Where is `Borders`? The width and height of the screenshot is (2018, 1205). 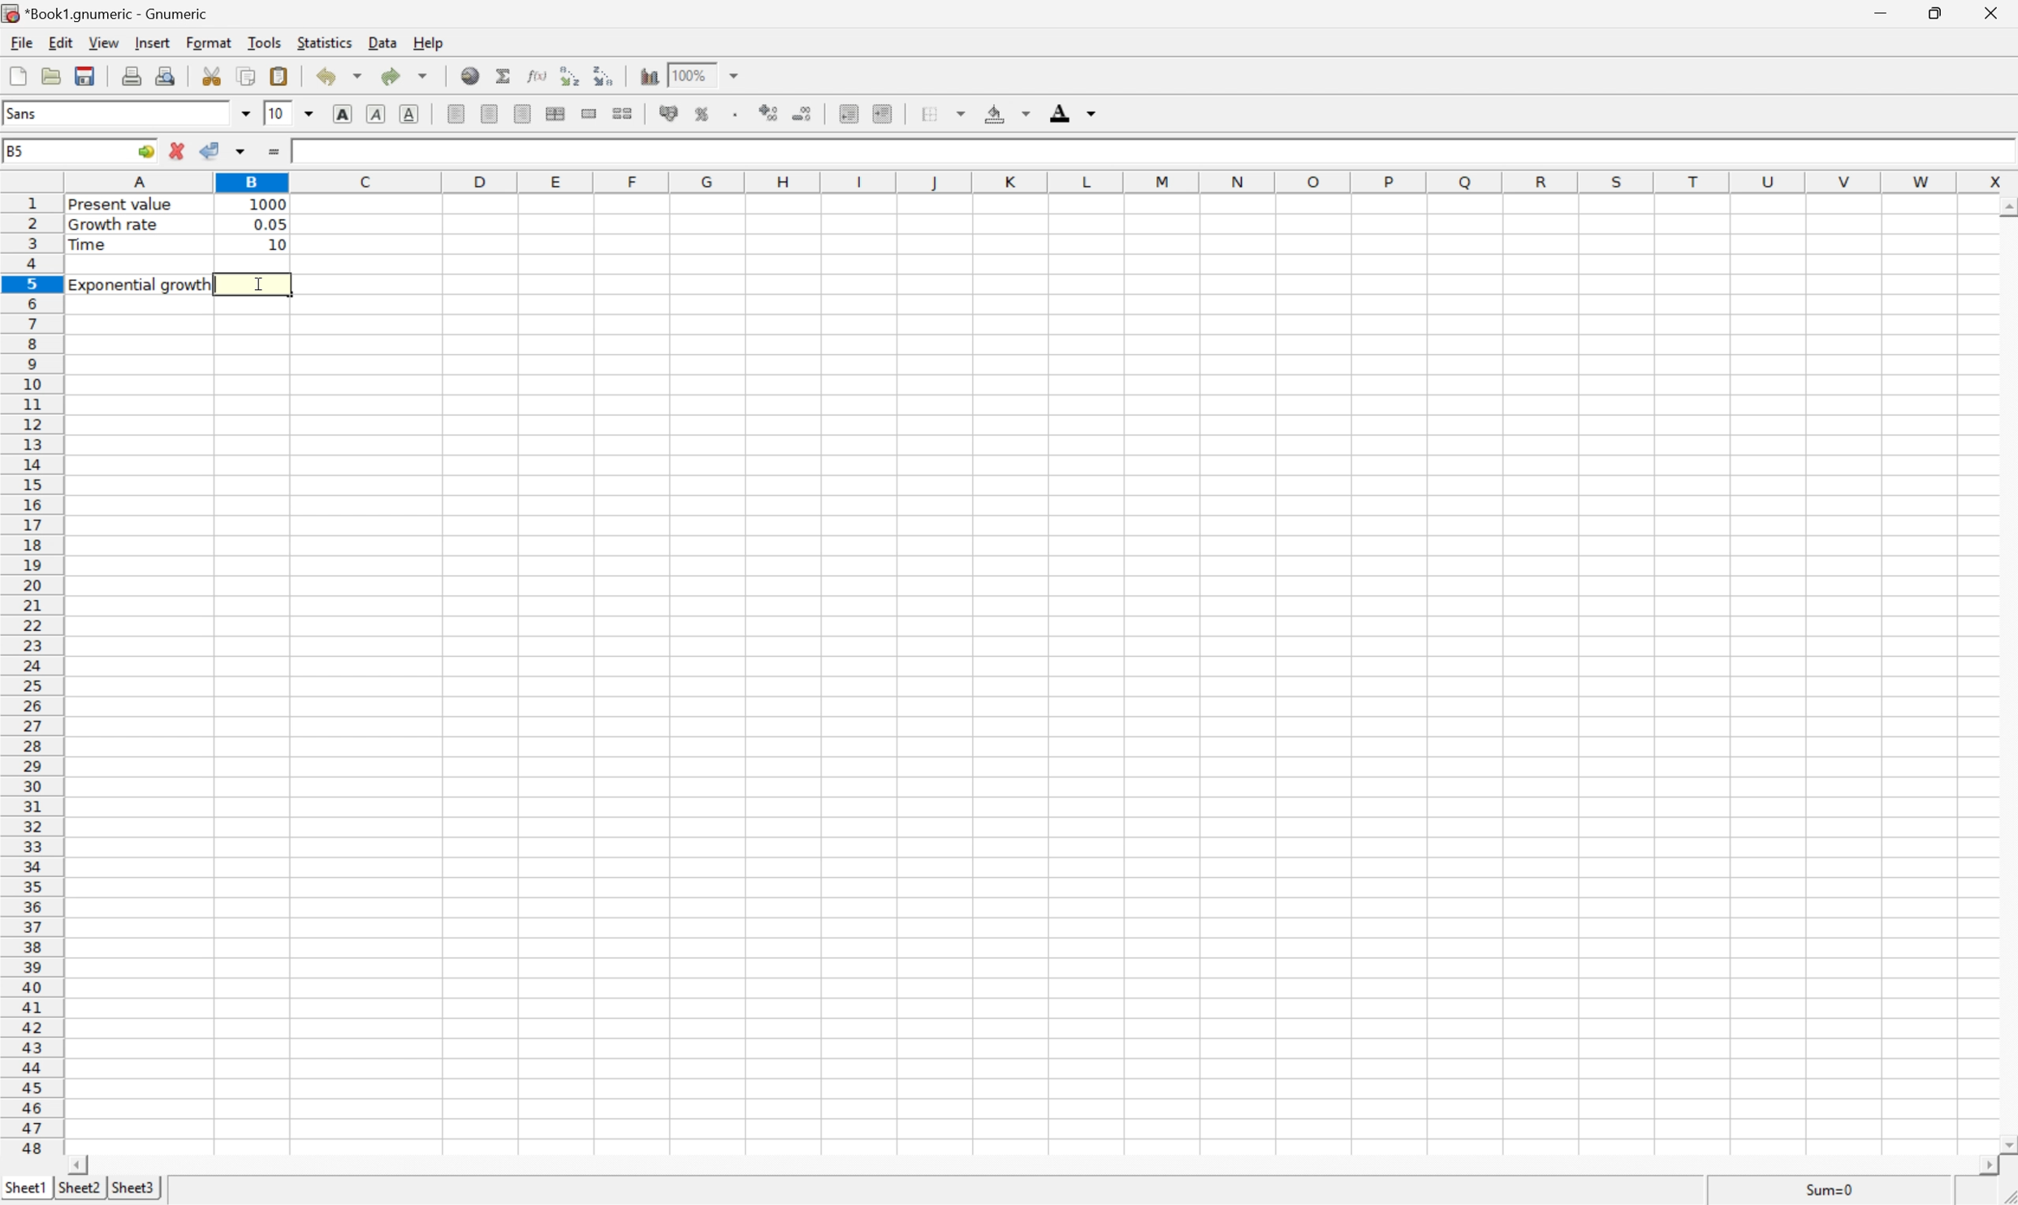 Borders is located at coordinates (940, 114).